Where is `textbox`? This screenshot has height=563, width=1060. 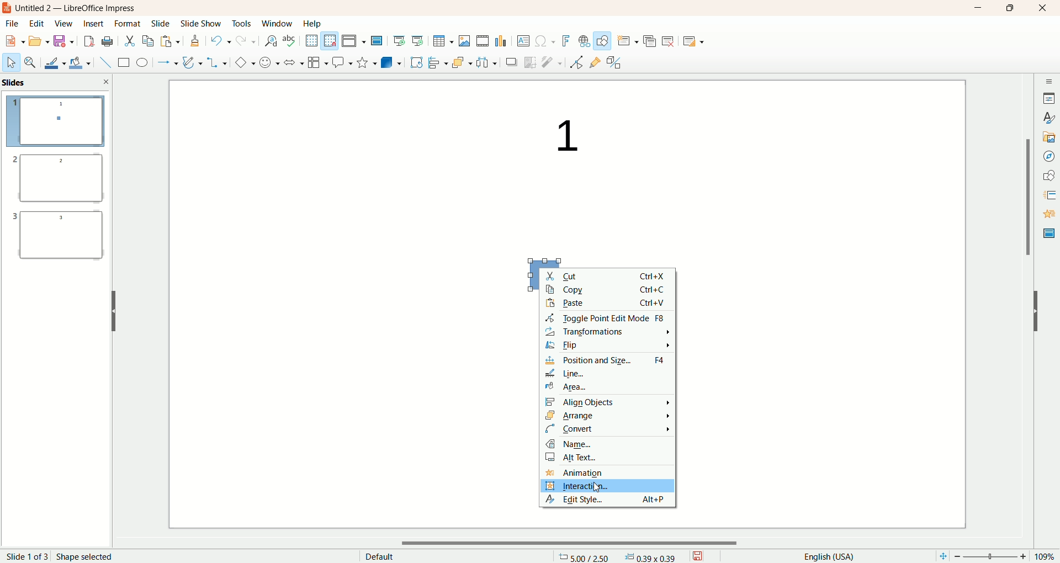 textbox is located at coordinates (523, 41).